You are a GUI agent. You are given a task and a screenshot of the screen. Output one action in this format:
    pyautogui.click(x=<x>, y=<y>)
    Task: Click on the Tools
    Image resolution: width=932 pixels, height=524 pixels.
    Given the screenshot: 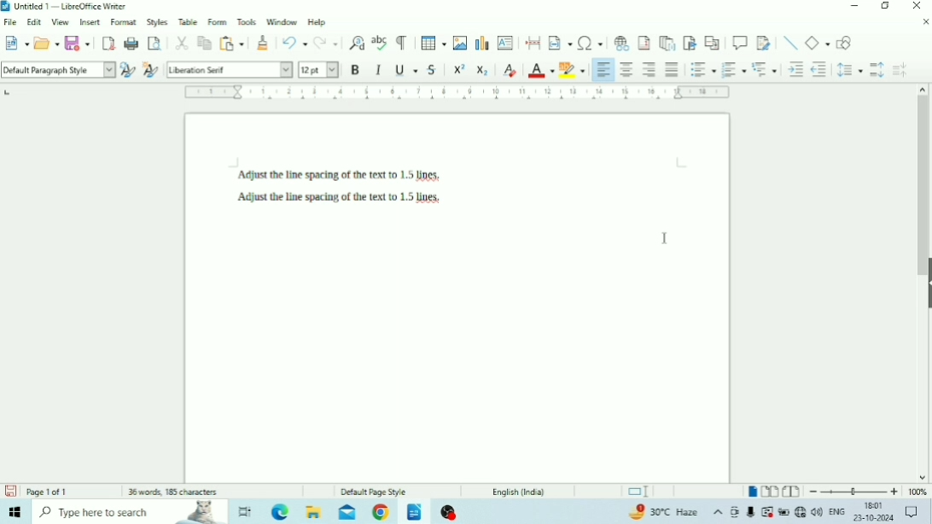 What is the action you would take?
    pyautogui.click(x=248, y=20)
    